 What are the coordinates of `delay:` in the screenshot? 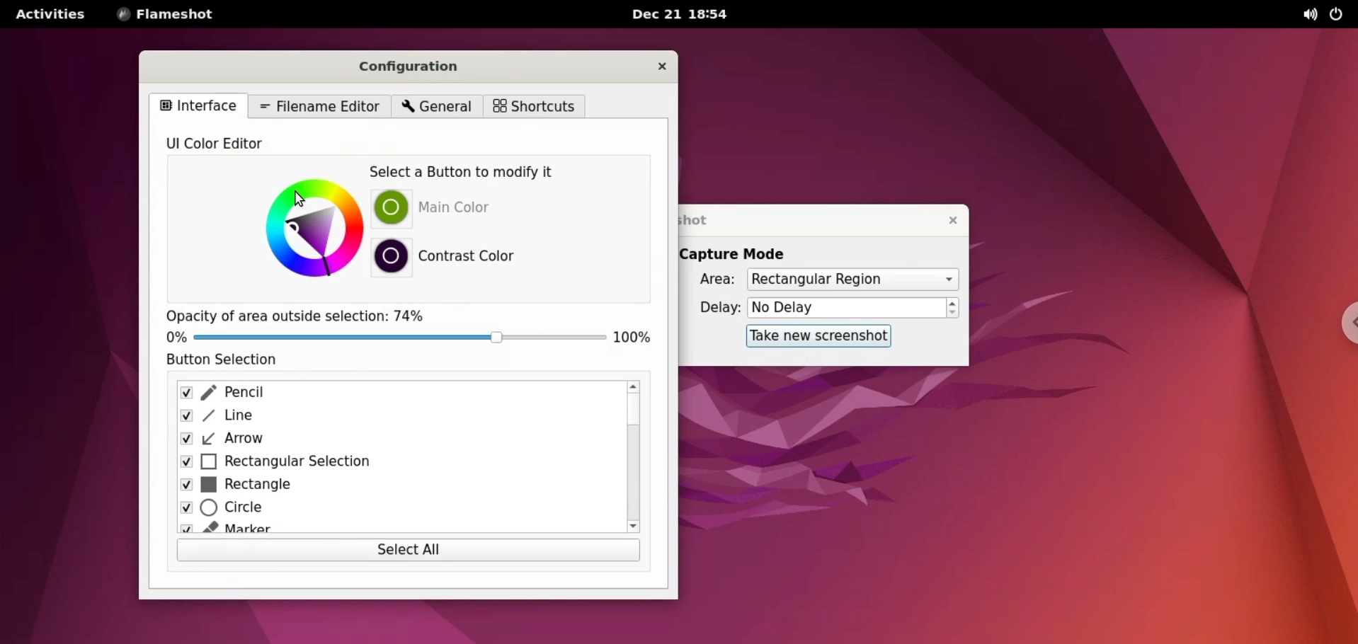 It's located at (712, 310).